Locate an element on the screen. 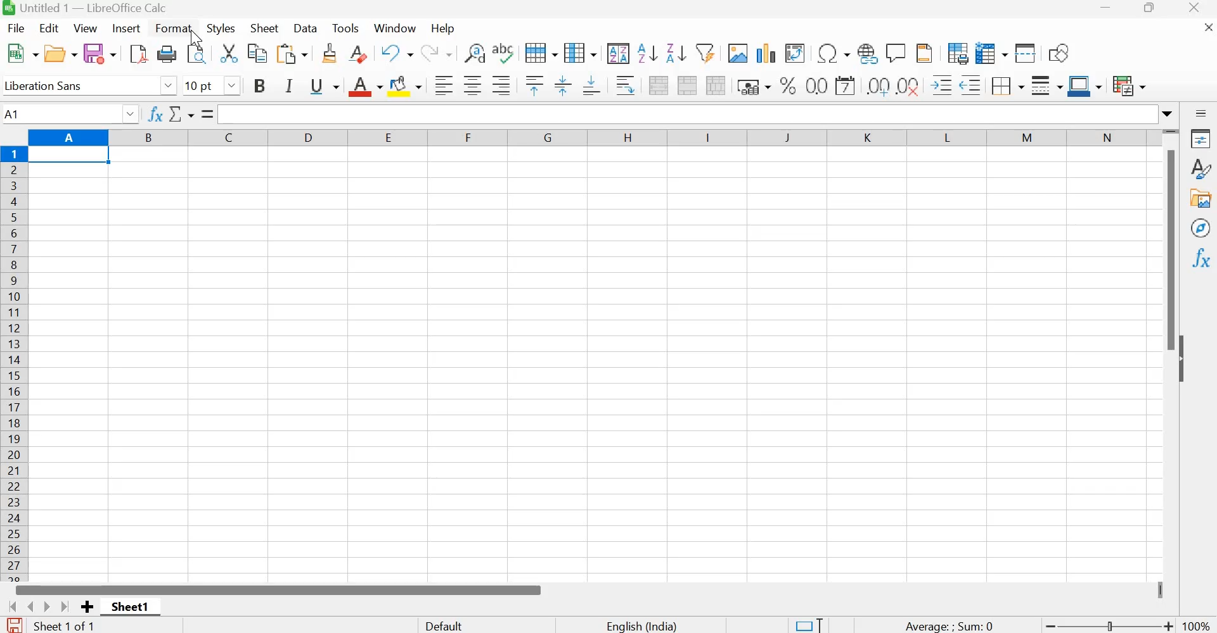  Center vertically is located at coordinates (562, 86).